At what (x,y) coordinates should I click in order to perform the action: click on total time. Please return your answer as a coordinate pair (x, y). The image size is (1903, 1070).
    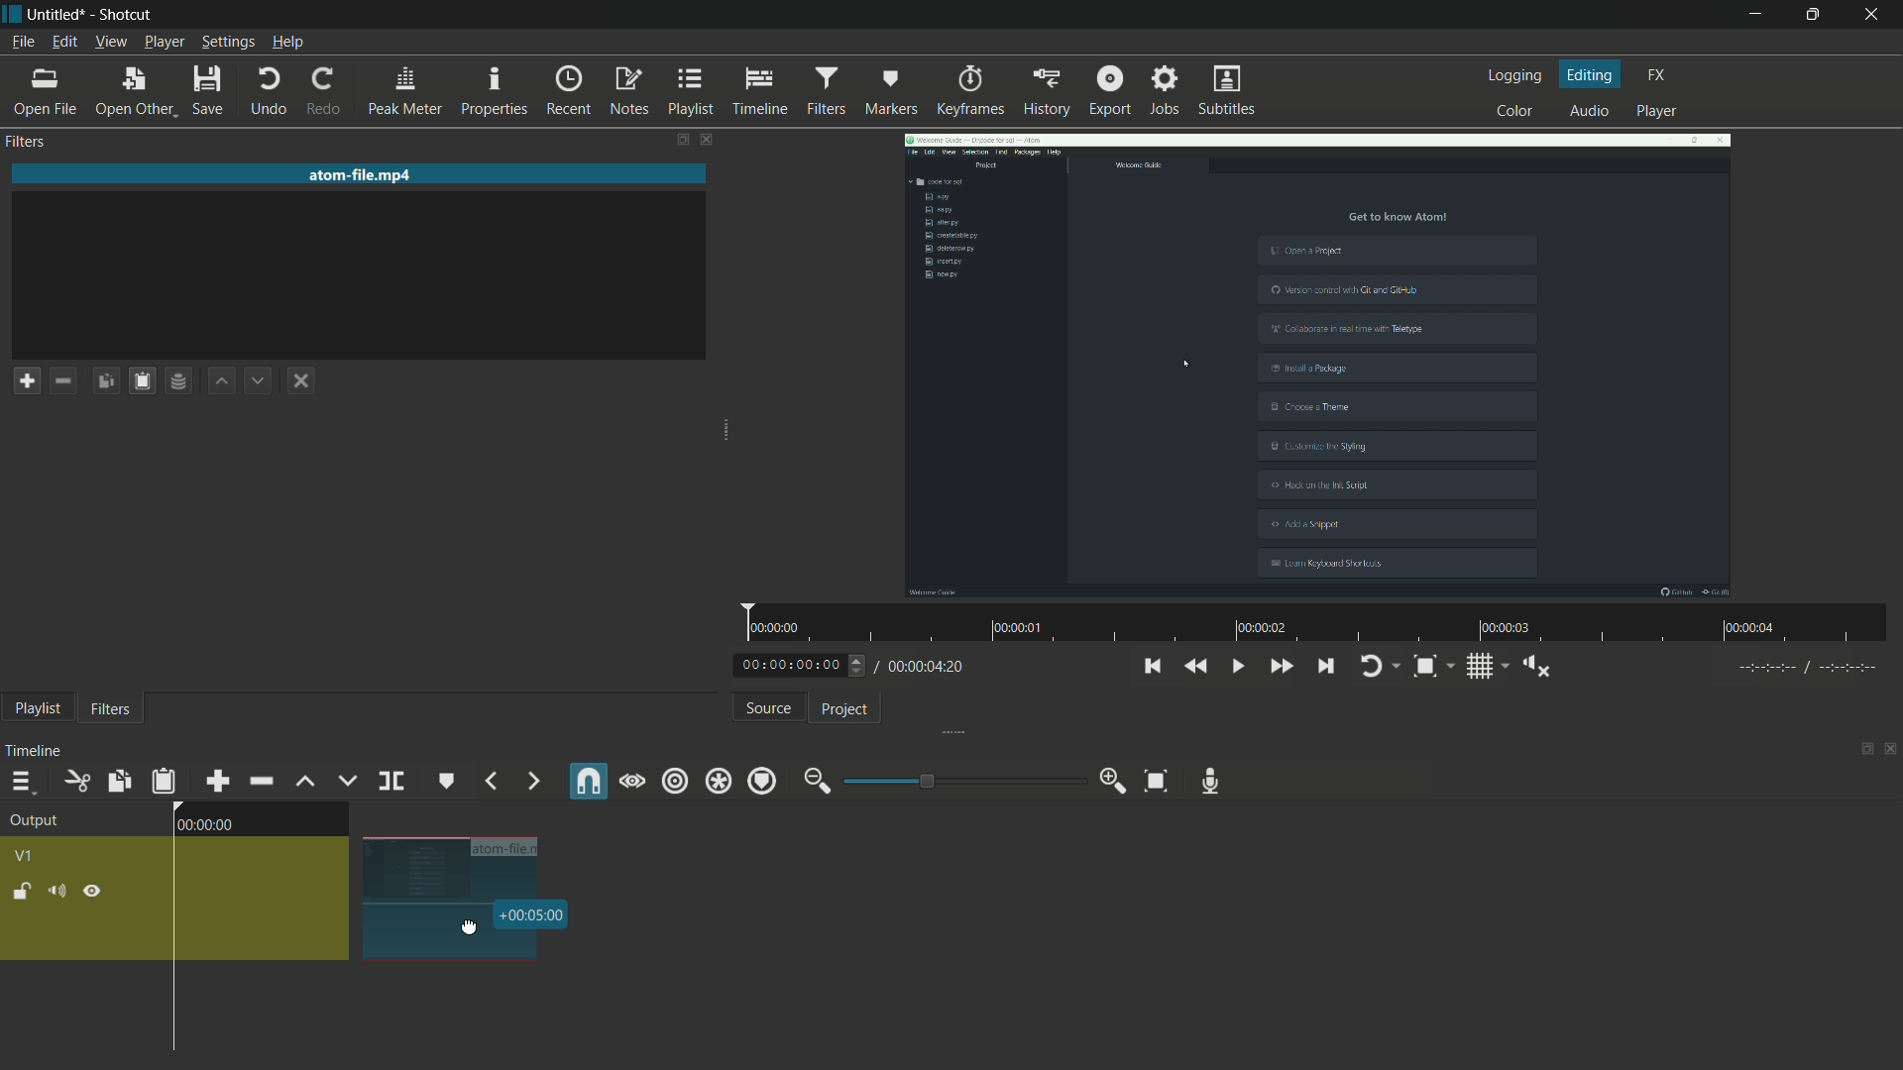
    Looking at the image, I should click on (930, 669).